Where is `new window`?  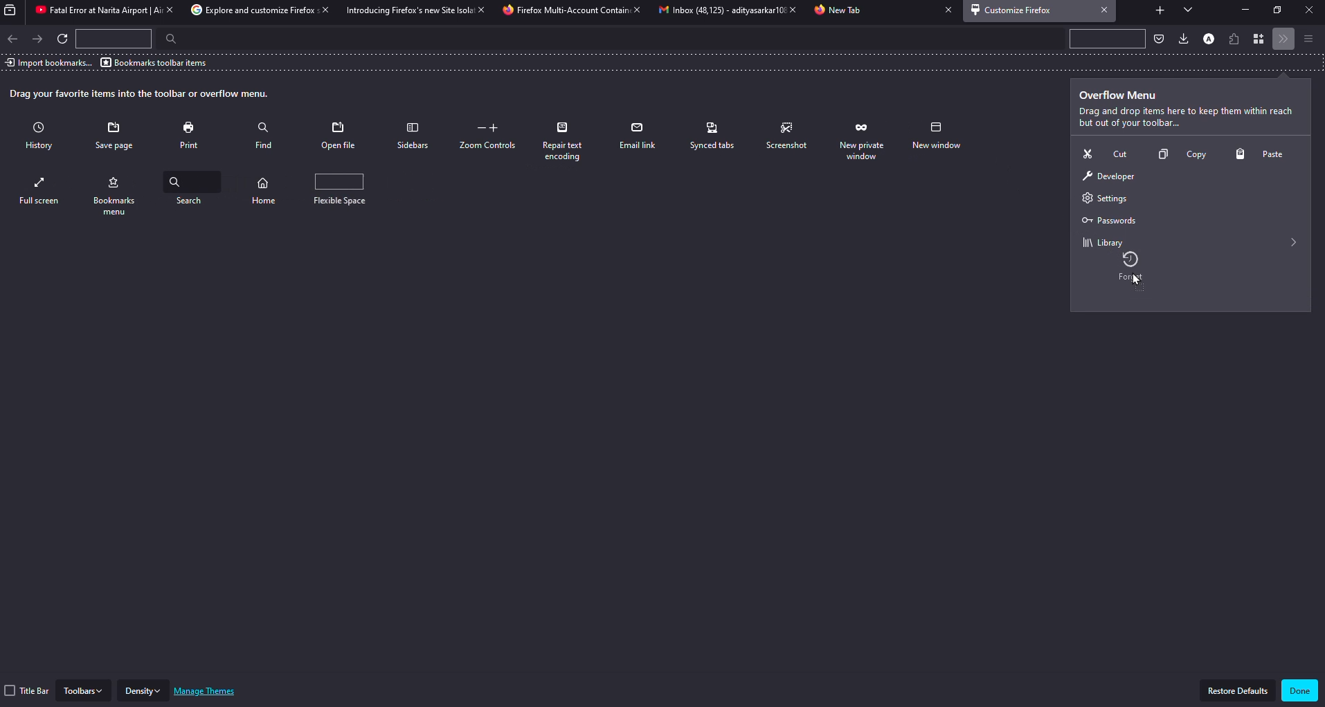 new window is located at coordinates (42, 190).